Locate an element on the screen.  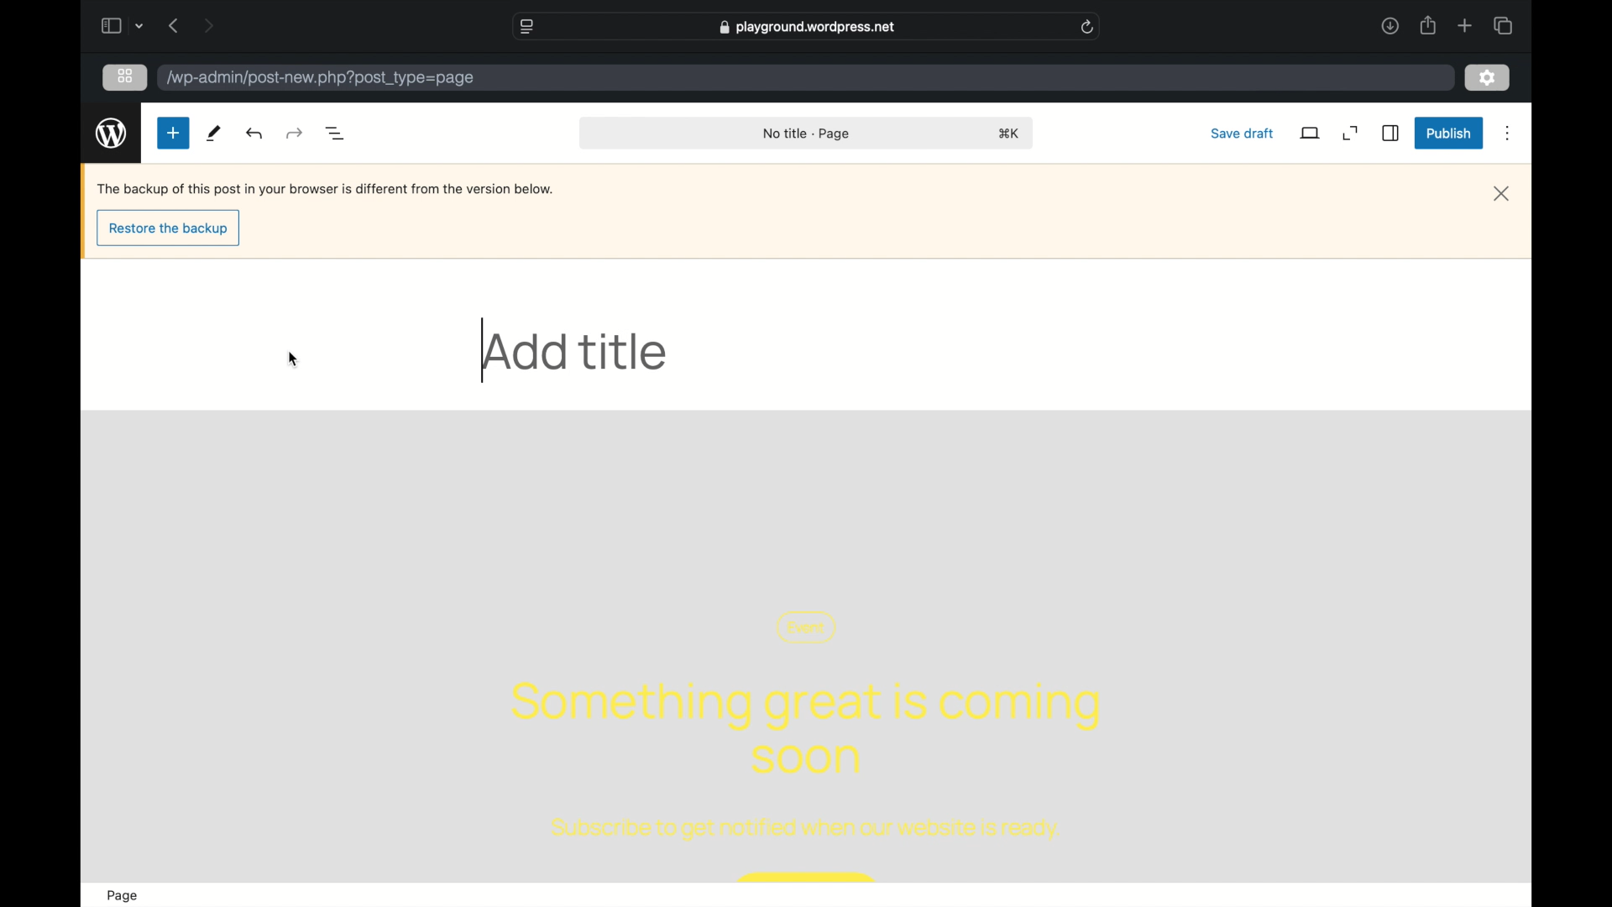
cursor is located at coordinates (293, 359).